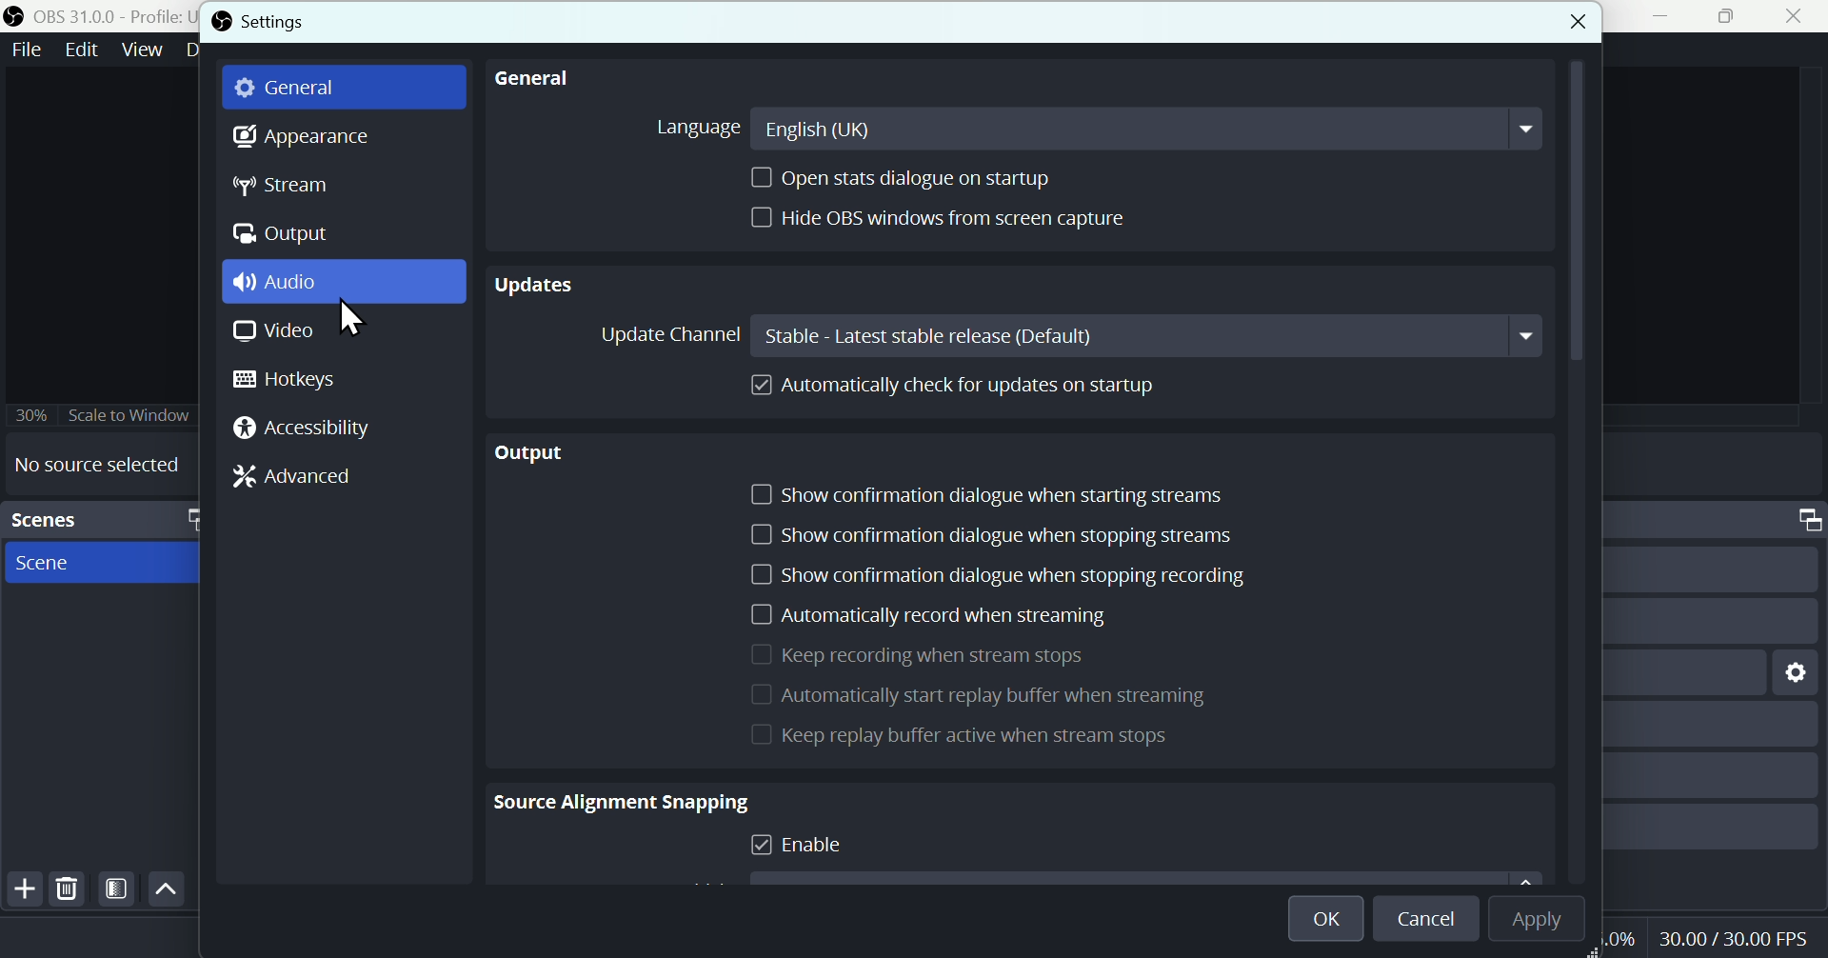 Image resolution: width=1828 pixels, height=958 pixels. Describe the element at coordinates (99, 519) in the screenshot. I see `scenes` at that location.